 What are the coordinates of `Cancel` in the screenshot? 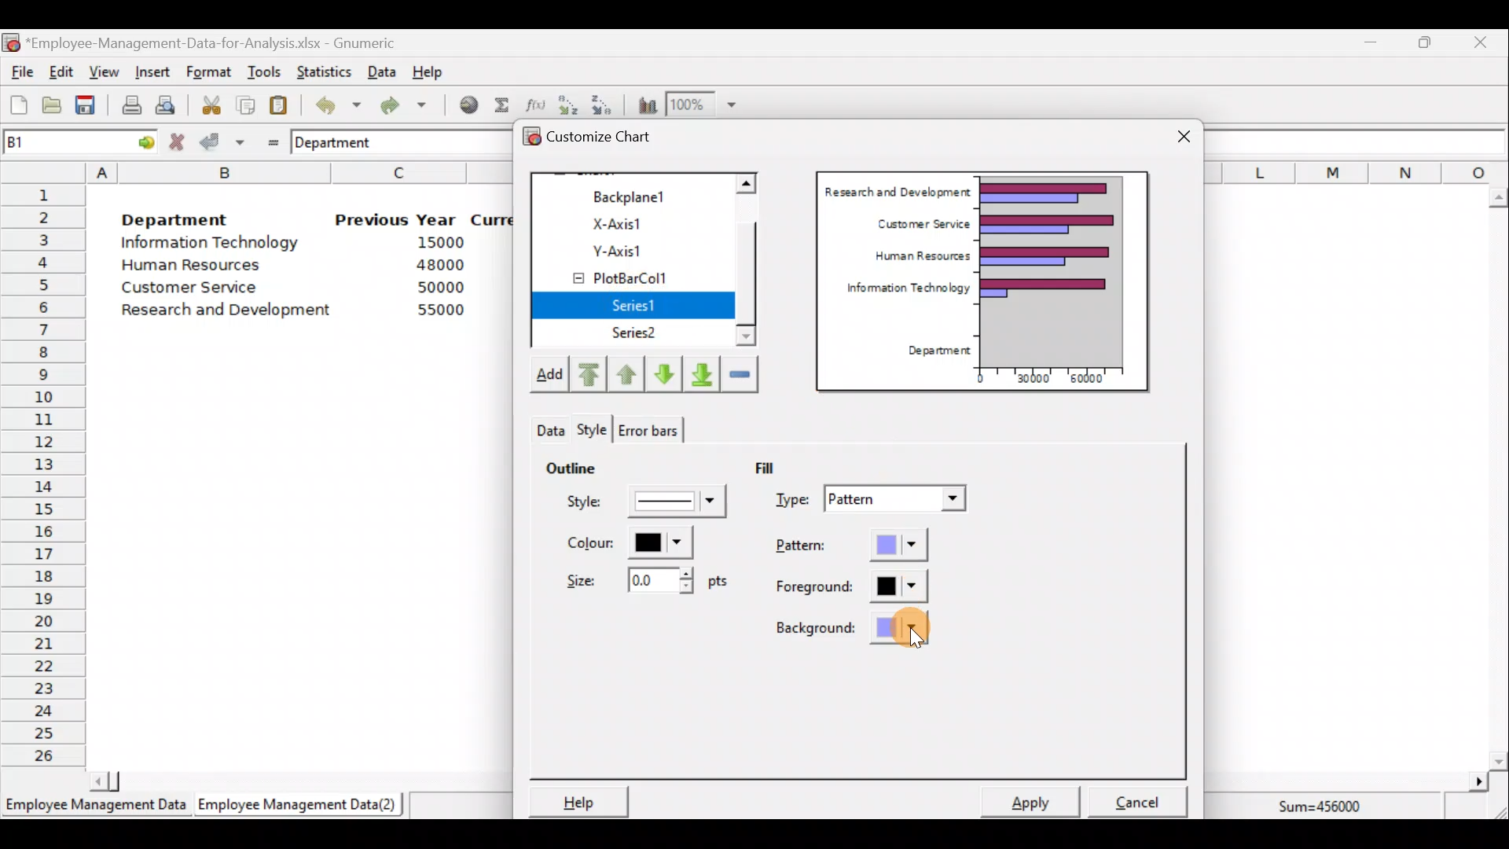 It's located at (1143, 797).